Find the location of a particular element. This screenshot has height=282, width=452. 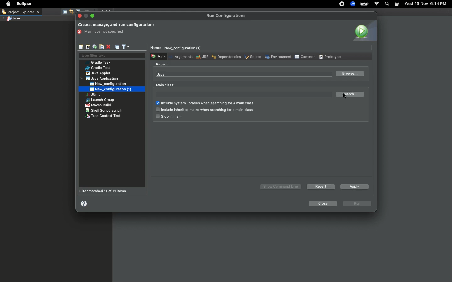

New_configuration is located at coordinates (112, 84).